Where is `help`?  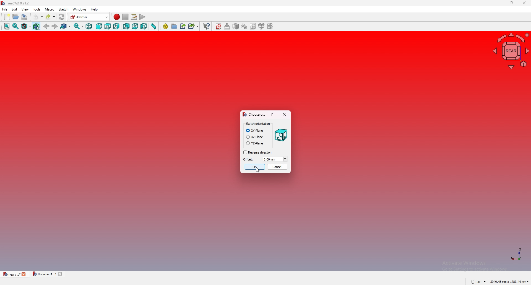 help is located at coordinates (272, 114).